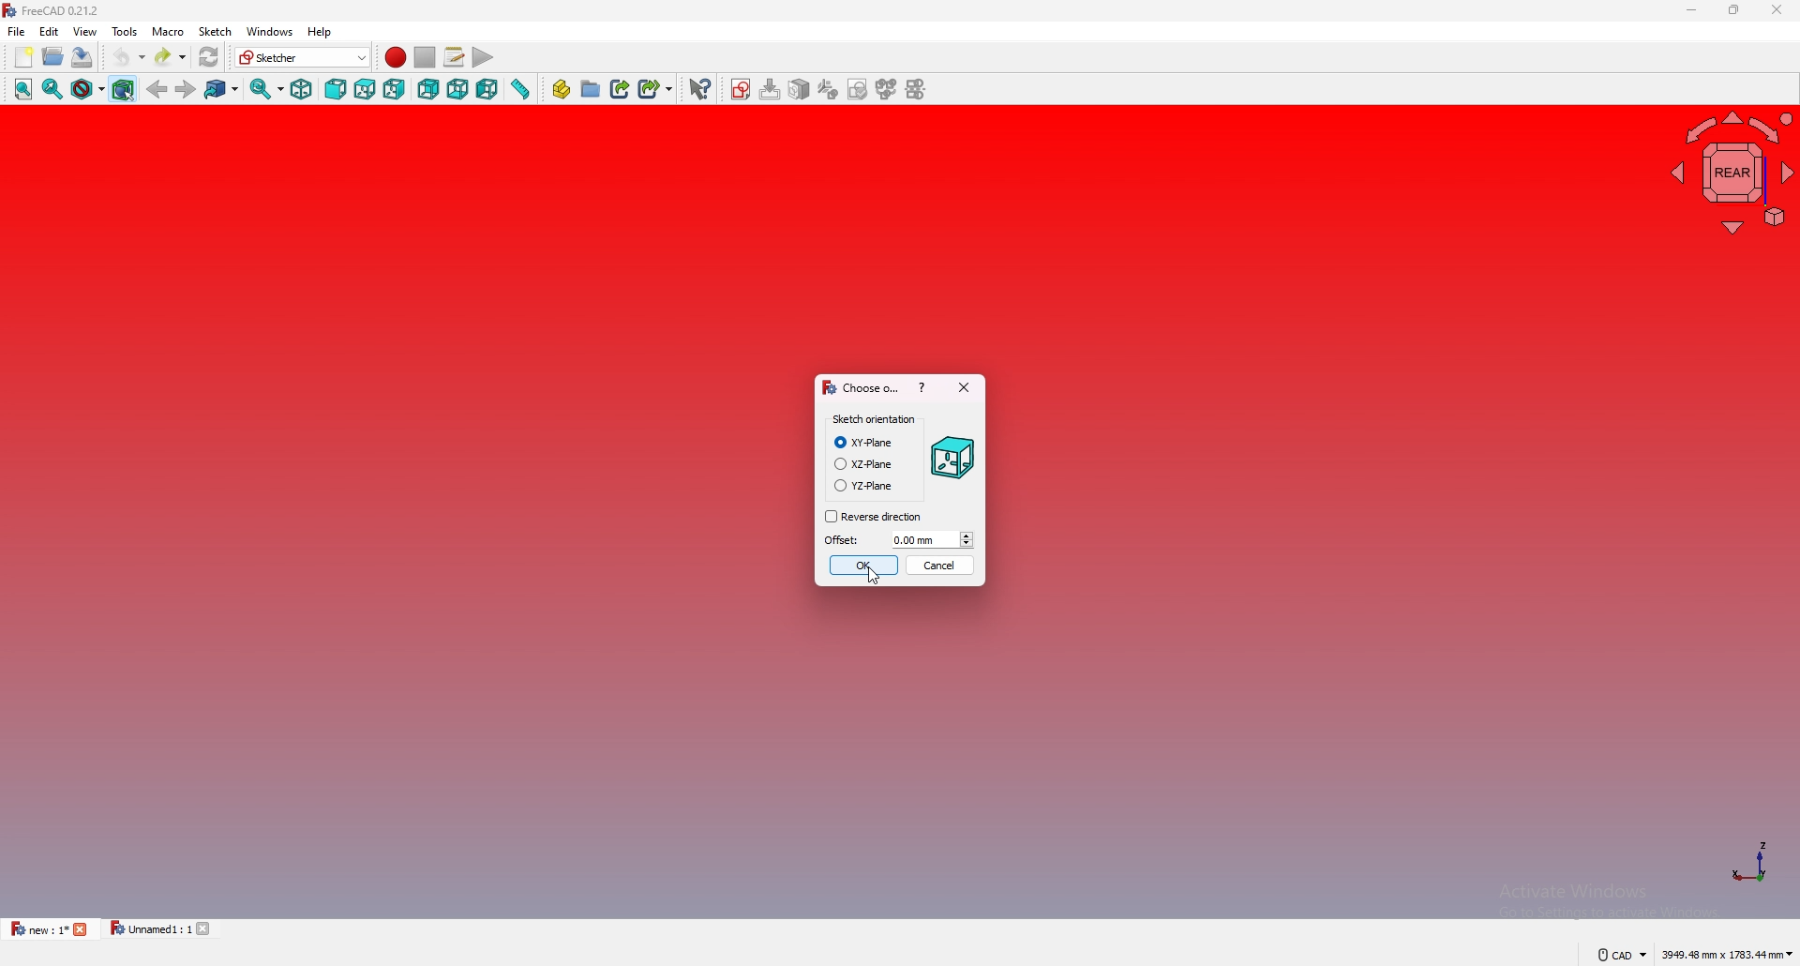 Image resolution: width=1800 pixels, height=966 pixels. Describe the element at coordinates (772, 89) in the screenshot. I see `download` at that location.